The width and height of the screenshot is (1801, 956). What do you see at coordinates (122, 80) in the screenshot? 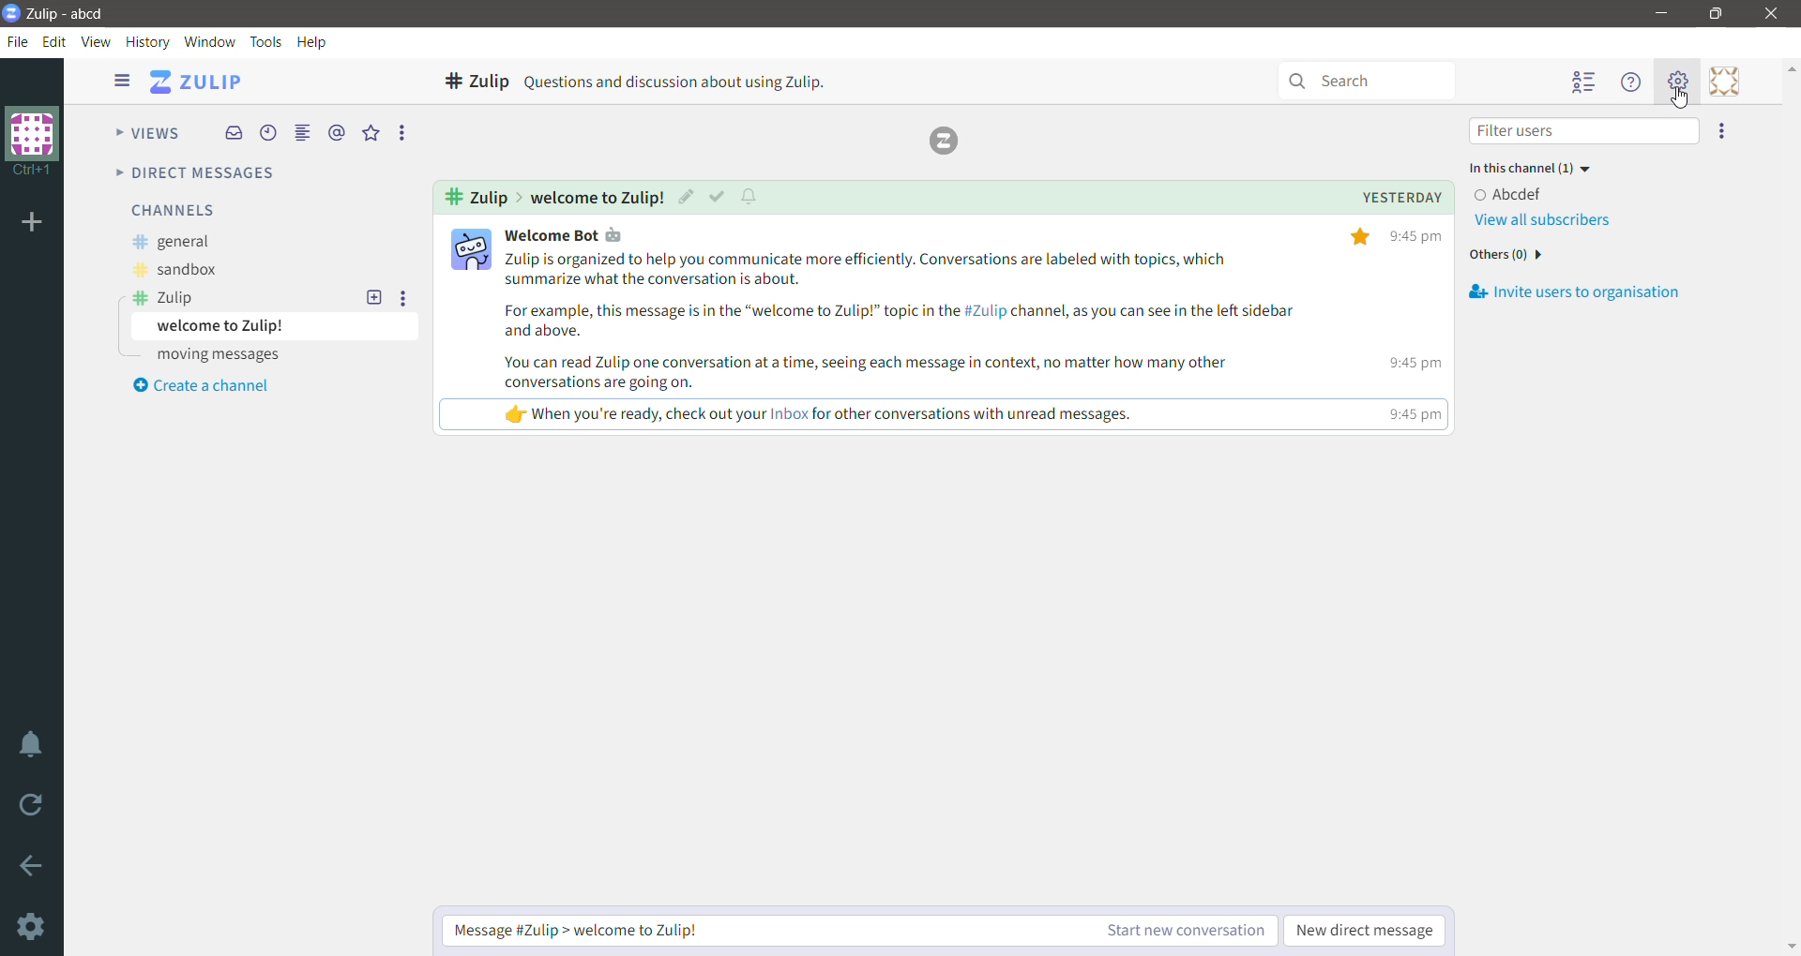
I see `Show/Hide left sidebar` at bounding box center [122, 80].